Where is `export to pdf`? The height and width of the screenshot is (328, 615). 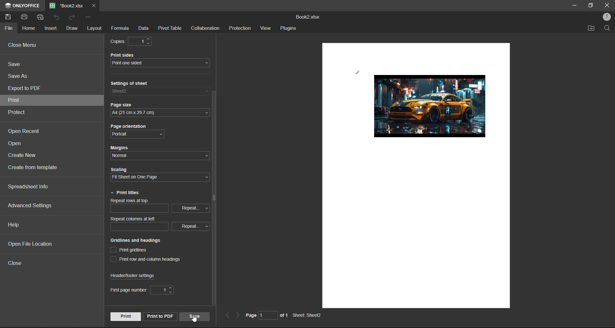 export to pdf is located at coordinates (27, 89).